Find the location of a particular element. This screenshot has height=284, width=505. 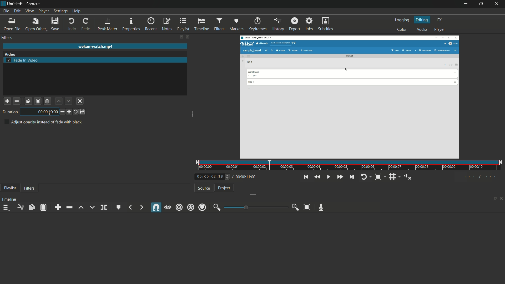

decrement is located at coordinates (61, 111).